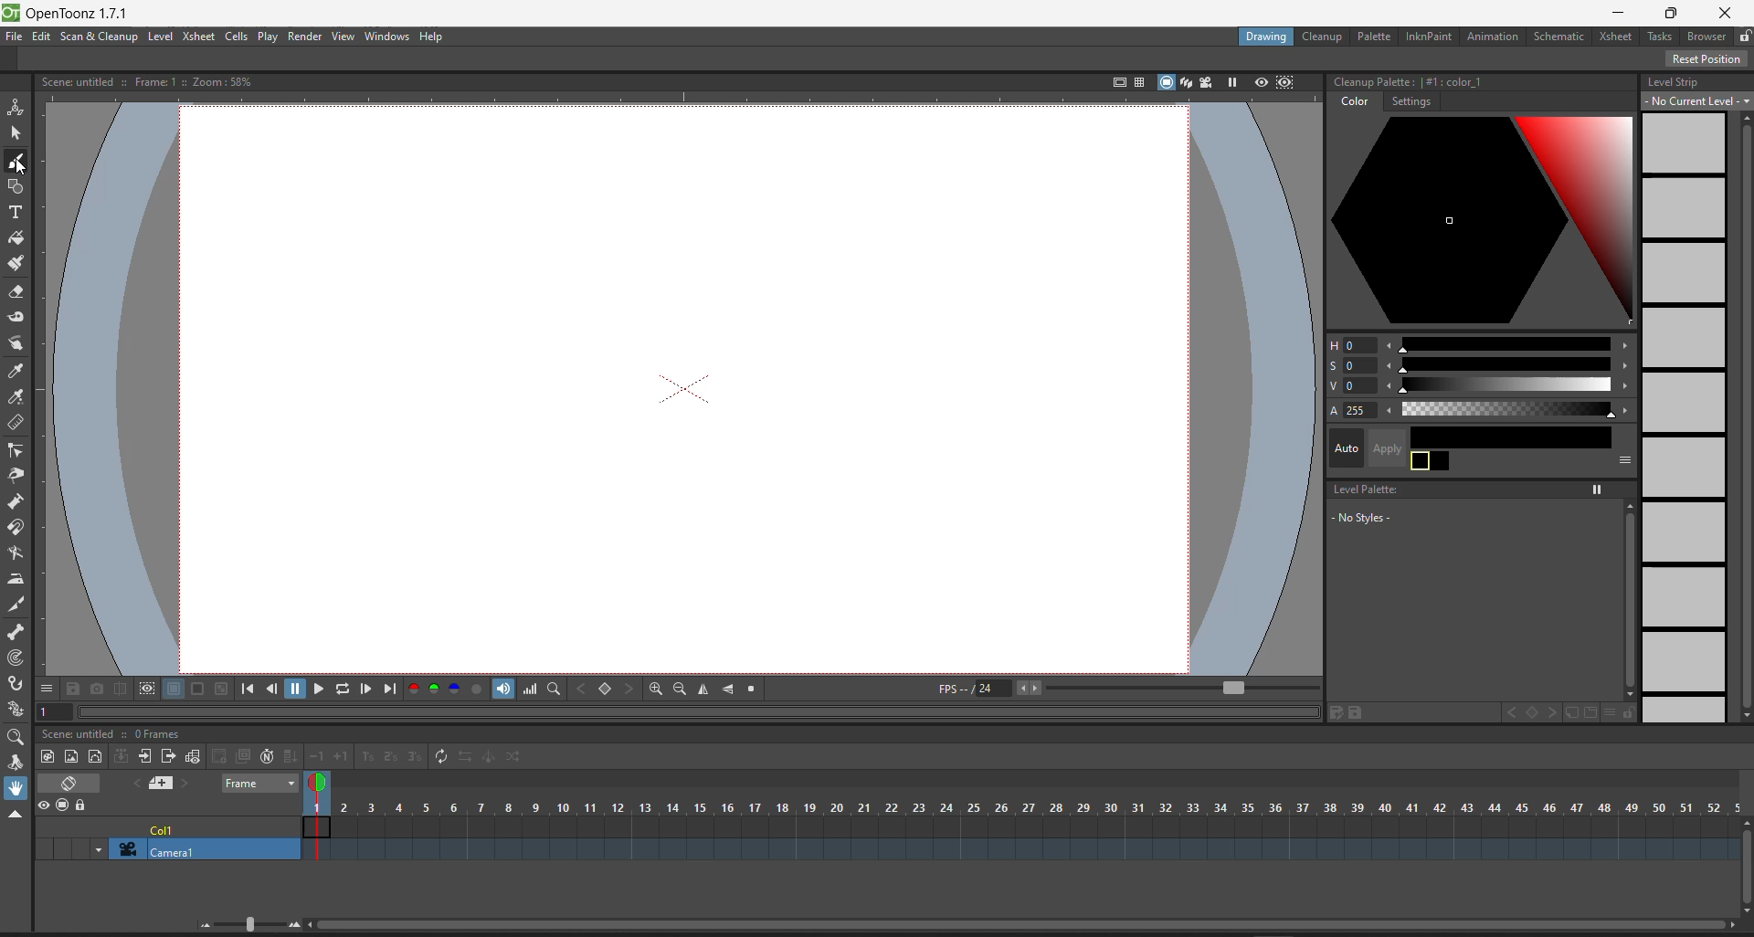 The height and width of the screenshot is (937, 1754). I want to click on set the current frame, so click(57, 711).